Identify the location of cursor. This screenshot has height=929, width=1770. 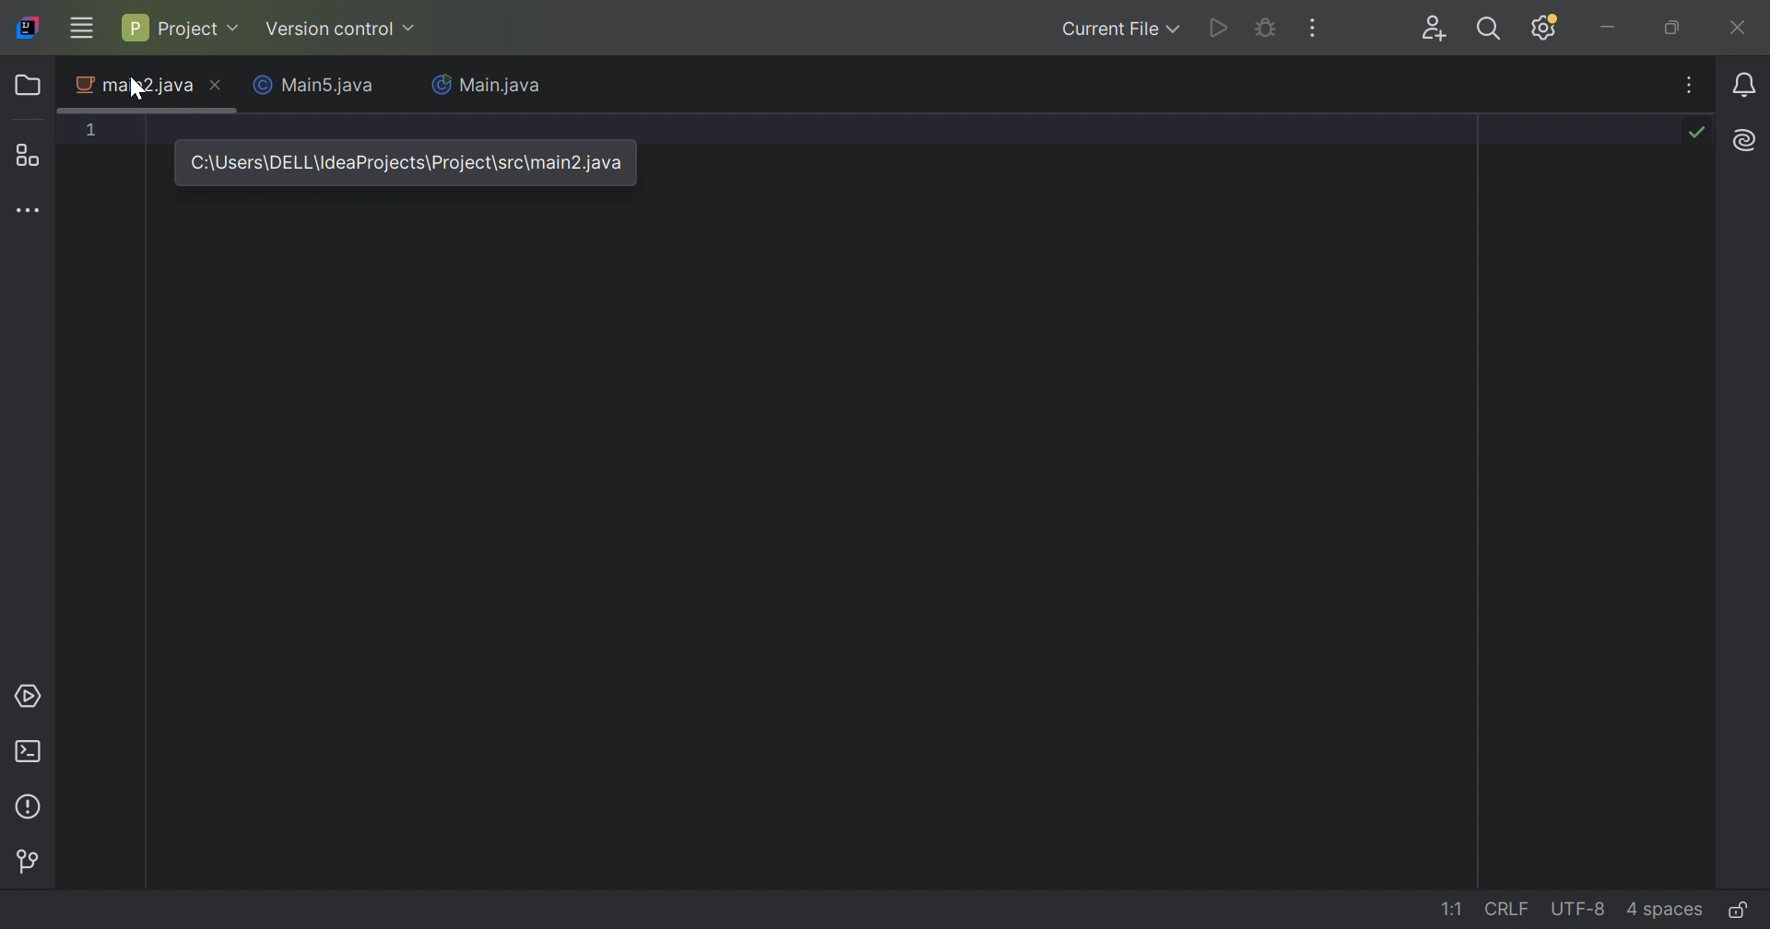
(136, 91).